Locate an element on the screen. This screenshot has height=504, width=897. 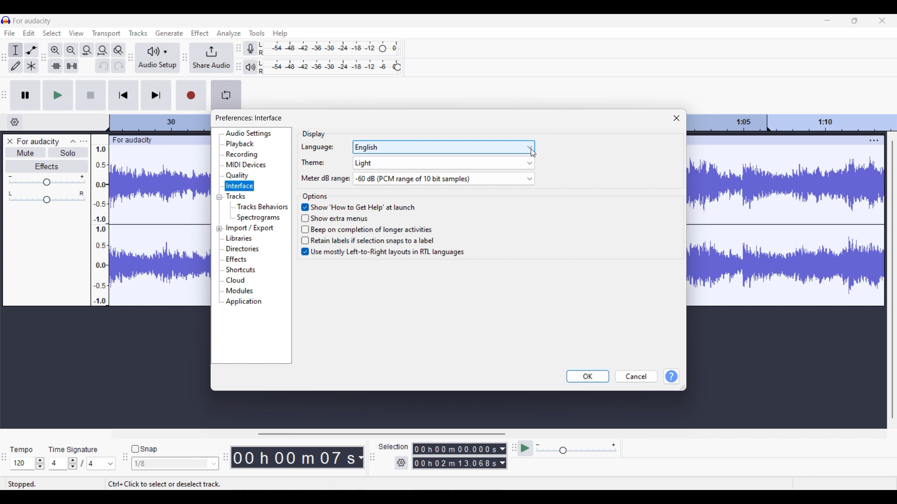
Zoom toggle is located at coordinates (118, 50).